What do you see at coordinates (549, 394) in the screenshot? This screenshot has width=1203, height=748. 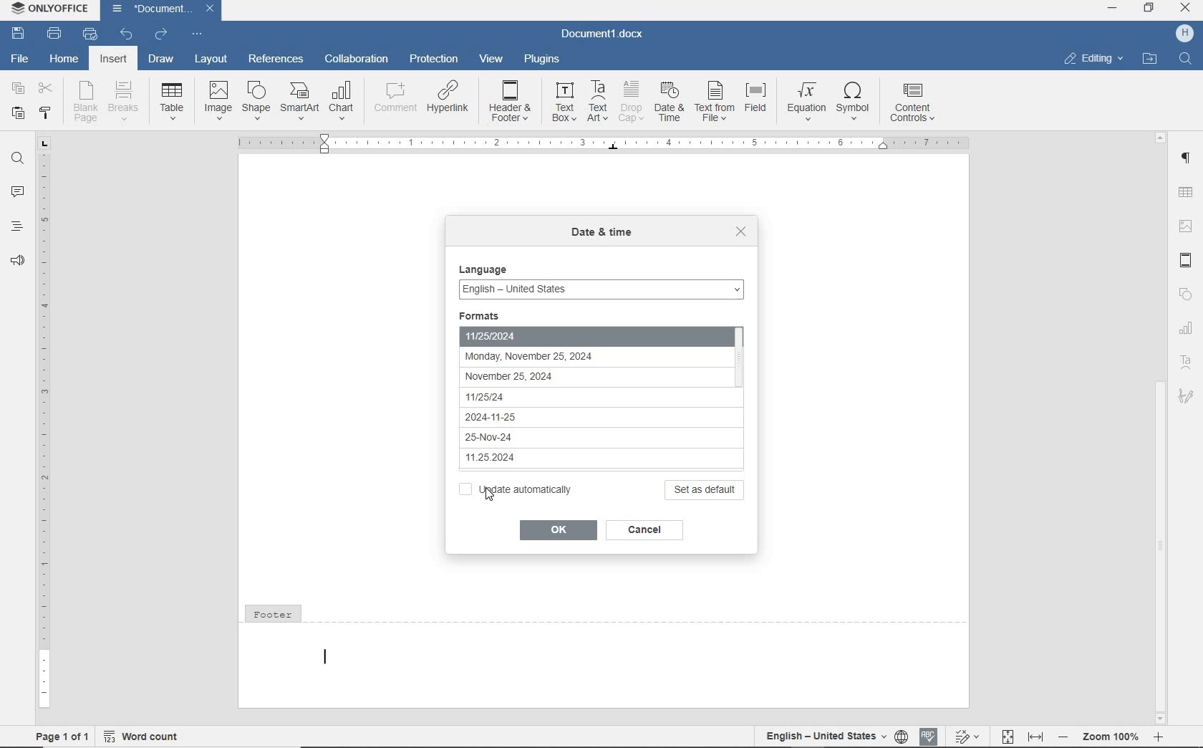 I see `11/25/24` at bounding box center [549, 394].